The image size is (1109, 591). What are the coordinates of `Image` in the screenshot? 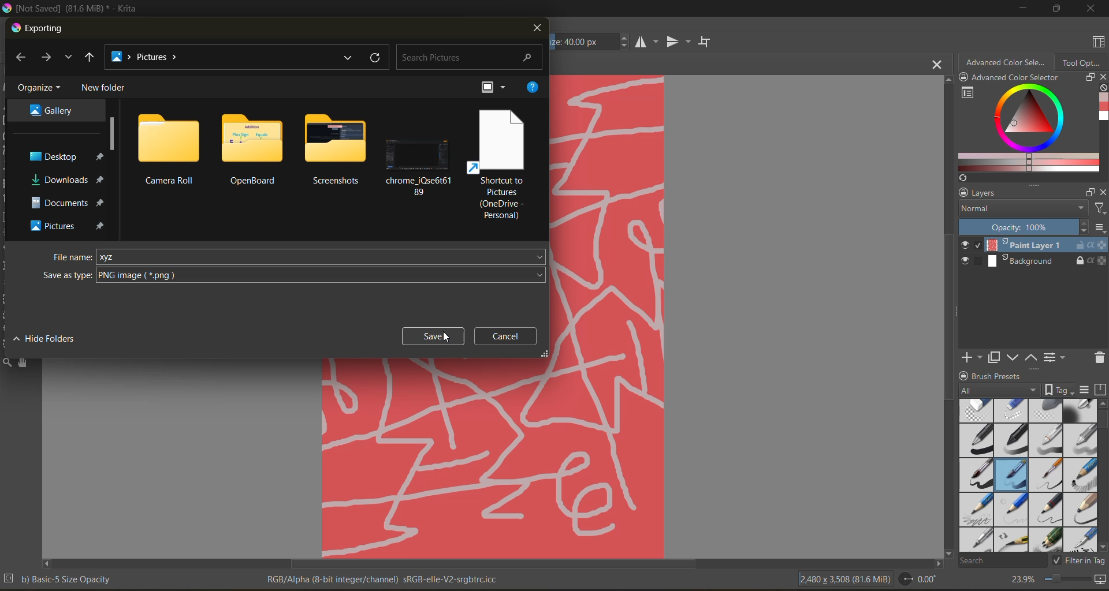 It's located at (608, 315).